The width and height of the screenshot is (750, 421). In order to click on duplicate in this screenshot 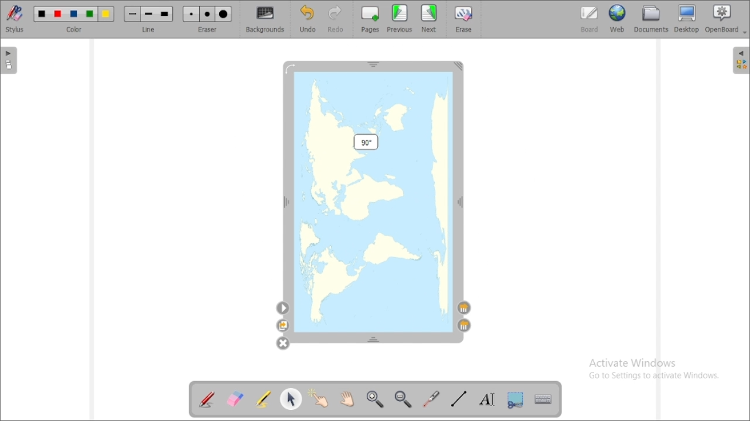, I will do `click(282, 326)`.